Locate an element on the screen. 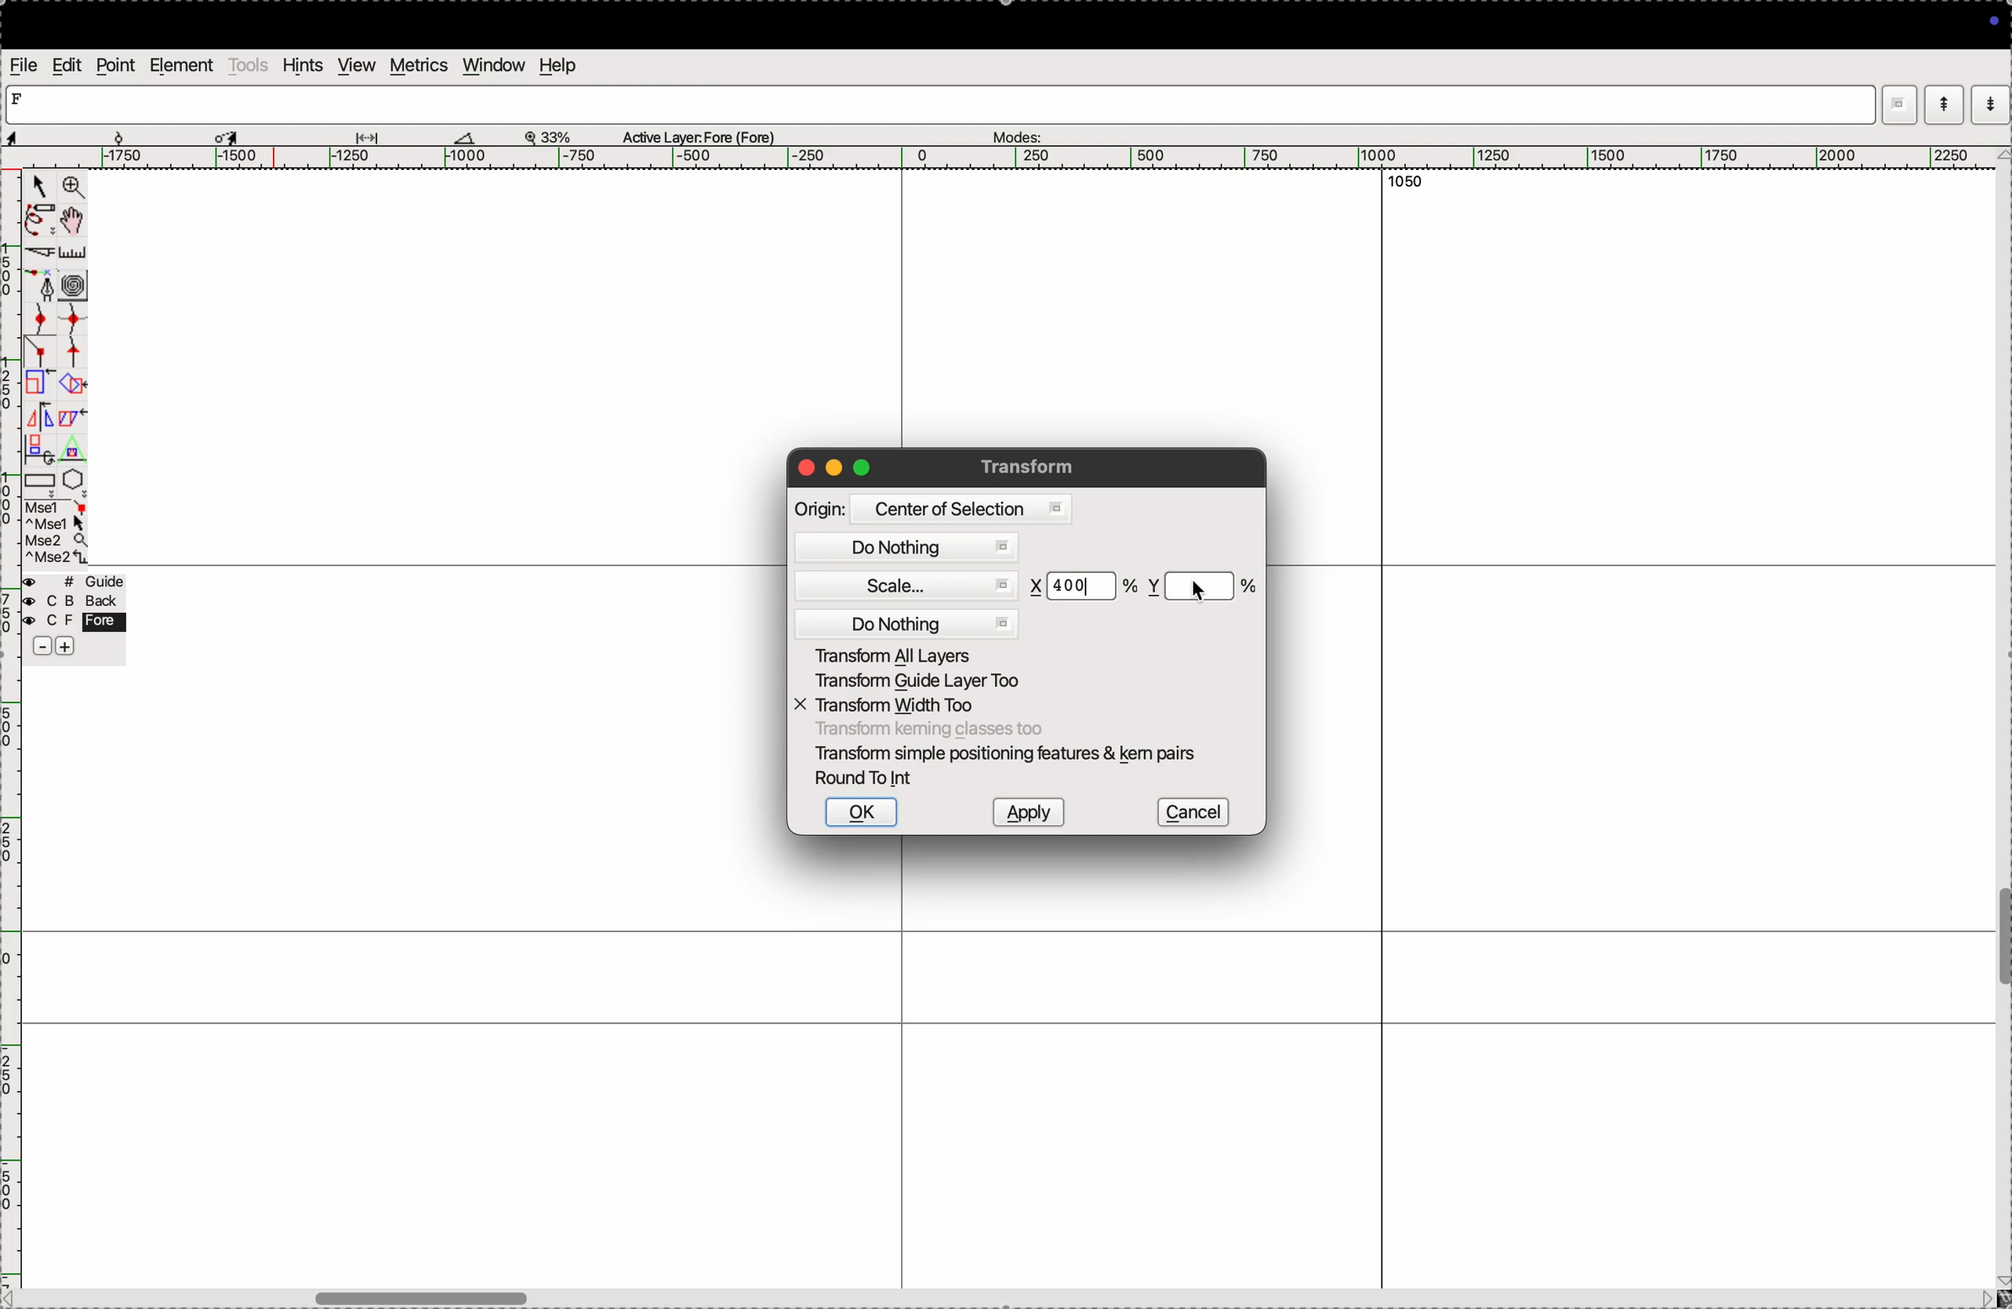 The height and width of the screenshot is (1309, 2012). pentagon is located at coordinates (74, 480).